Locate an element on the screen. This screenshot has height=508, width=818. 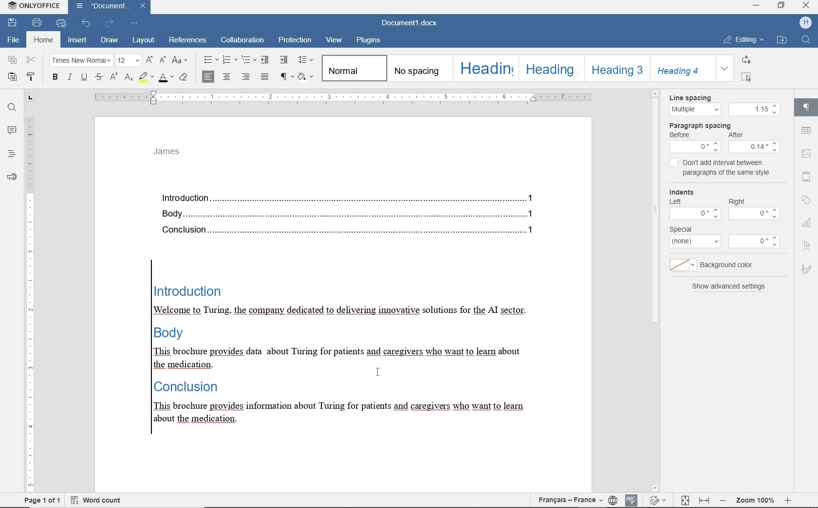
editing is located at coordinates (744, 40).